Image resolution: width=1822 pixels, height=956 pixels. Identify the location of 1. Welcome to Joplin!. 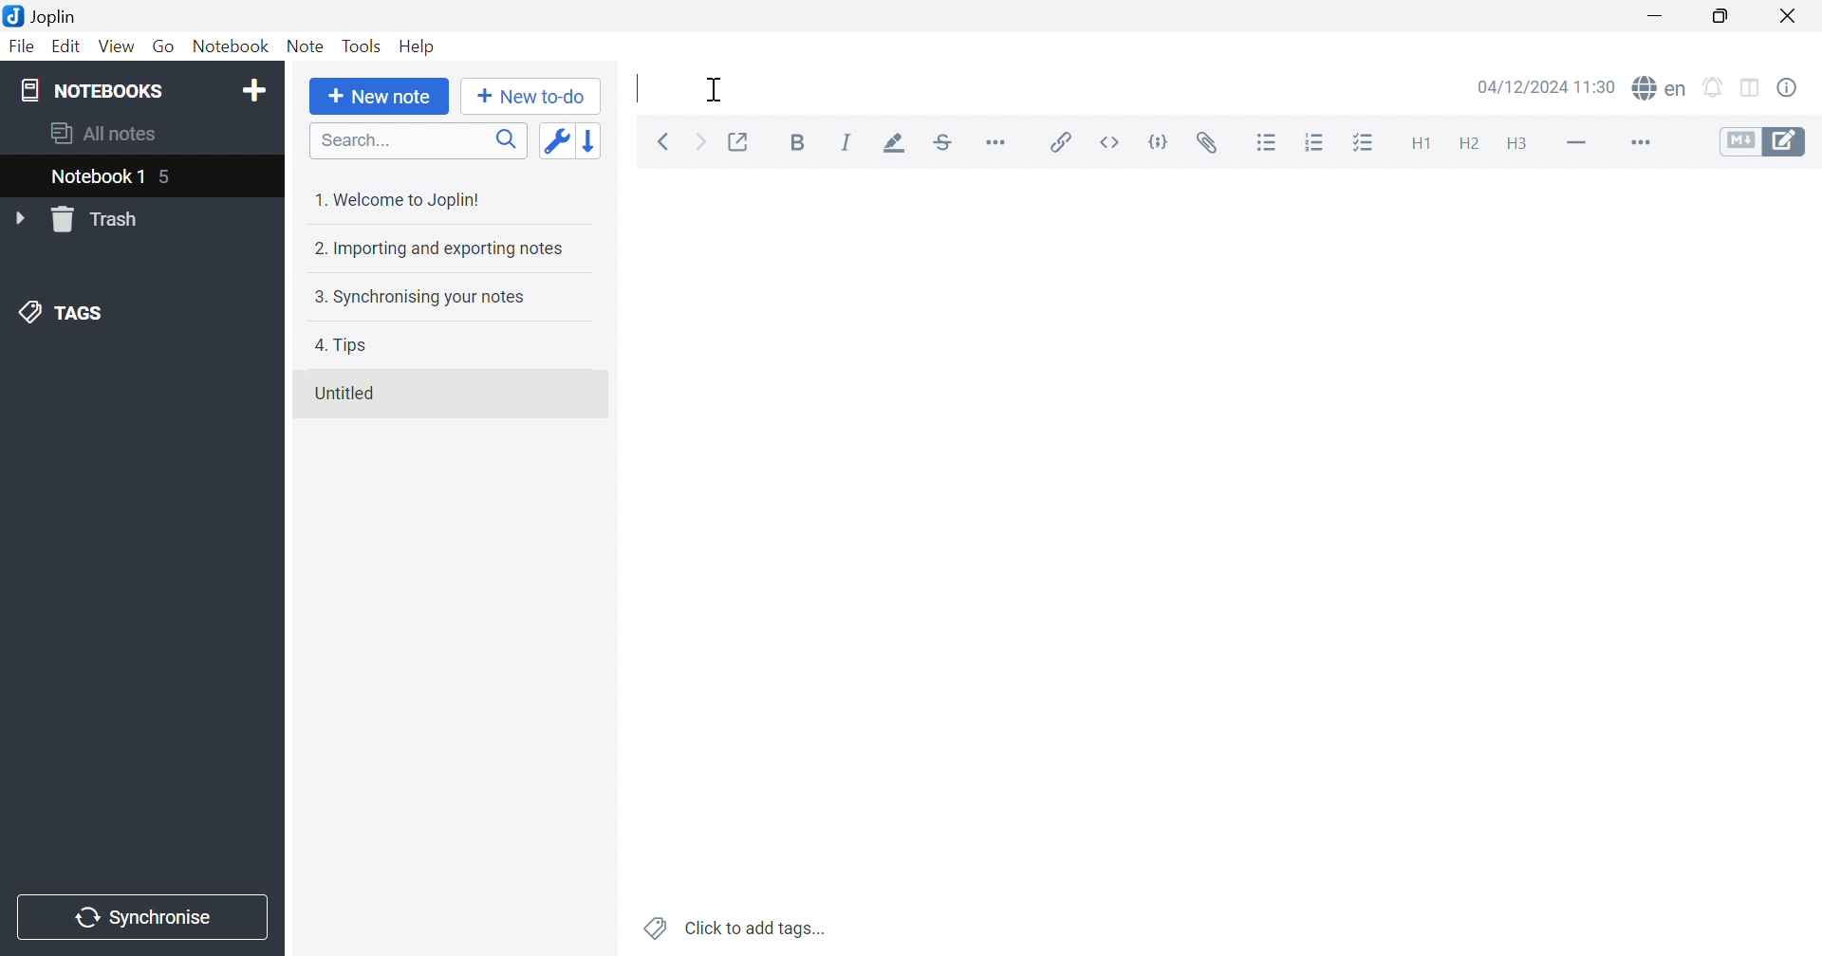
(403, 199).